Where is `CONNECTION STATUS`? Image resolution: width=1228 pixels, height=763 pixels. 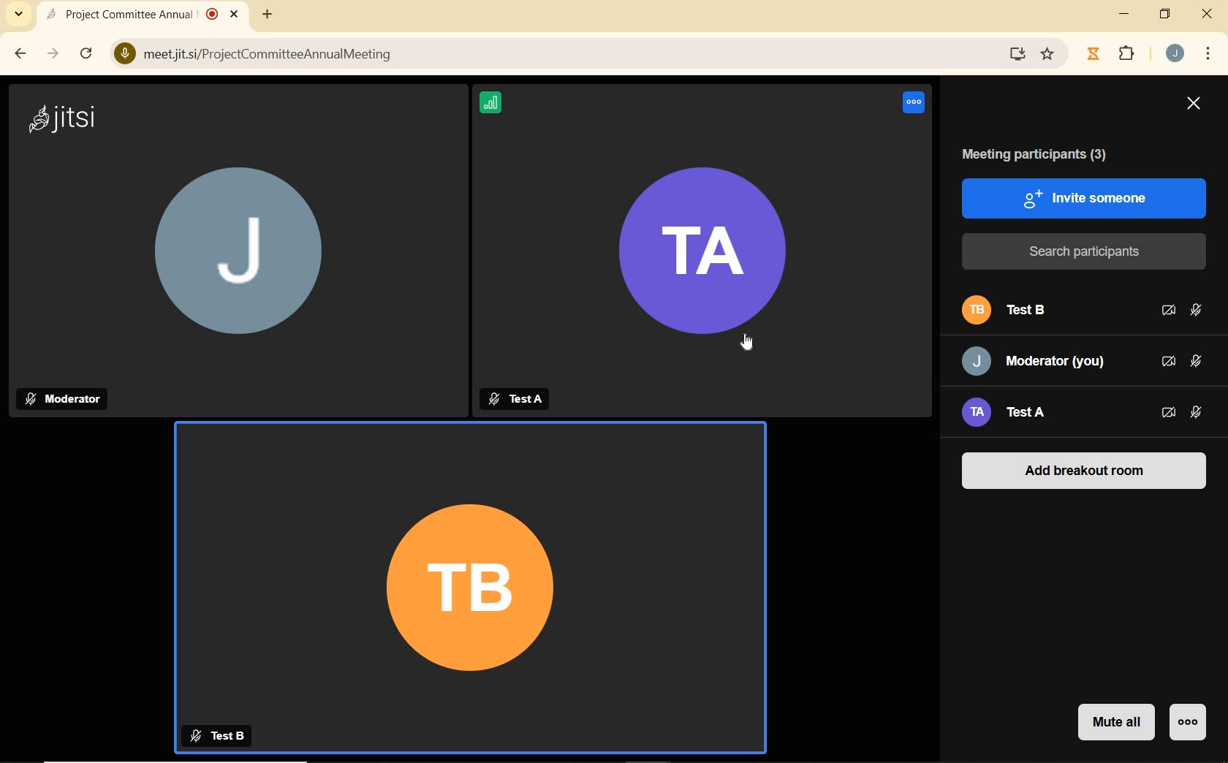 CONNECTION STATUS is located at coordinates (489, 102).